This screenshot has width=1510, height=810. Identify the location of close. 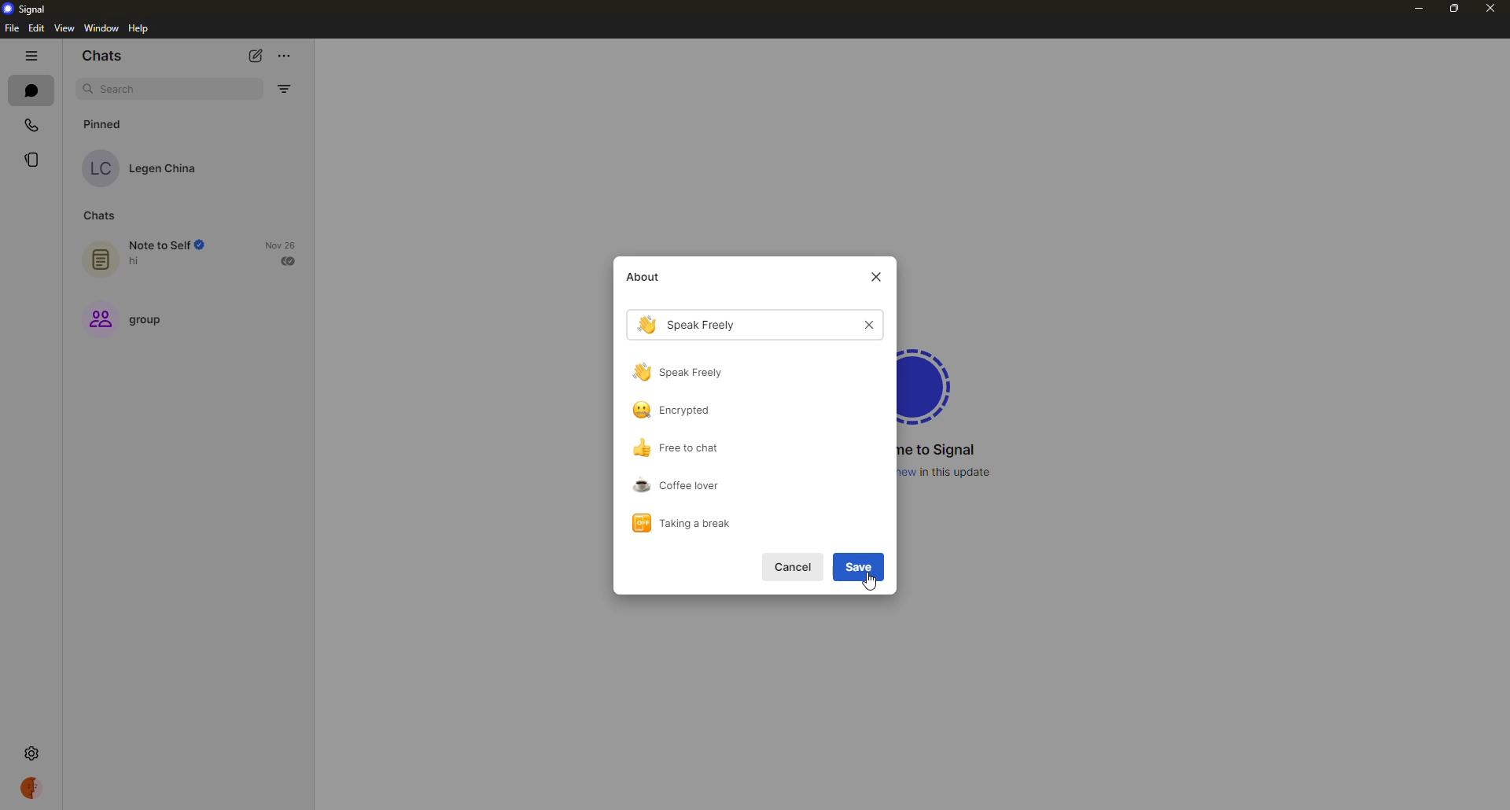
(1490, 7).